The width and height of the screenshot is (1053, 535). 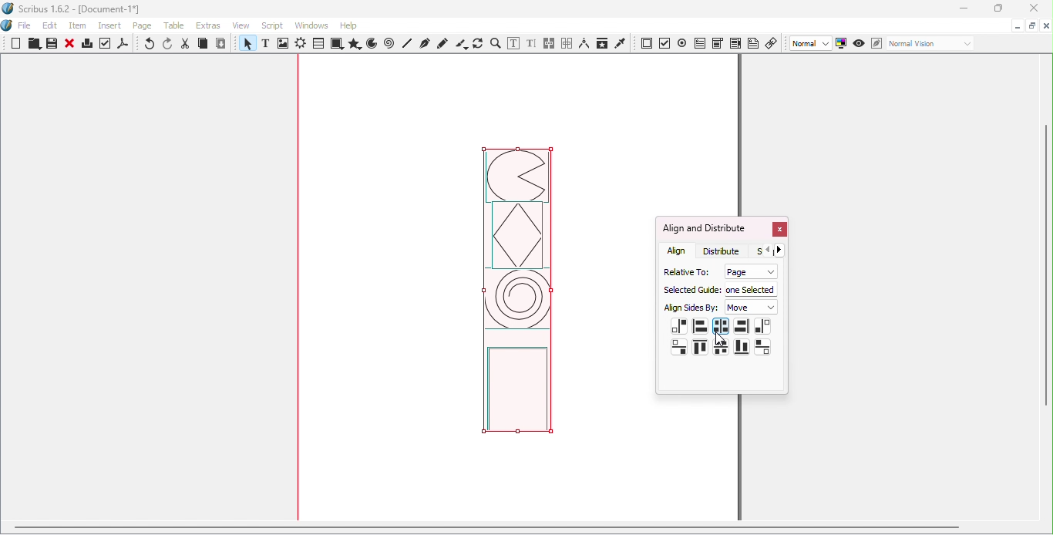 I want to click on Zoom in or out, so click(x=495, y=43).